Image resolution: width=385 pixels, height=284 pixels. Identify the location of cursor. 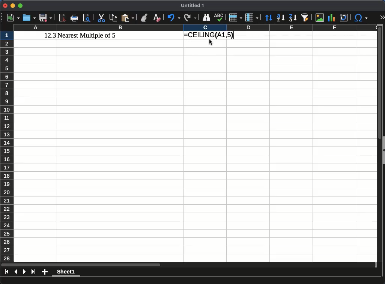
(211, 43).